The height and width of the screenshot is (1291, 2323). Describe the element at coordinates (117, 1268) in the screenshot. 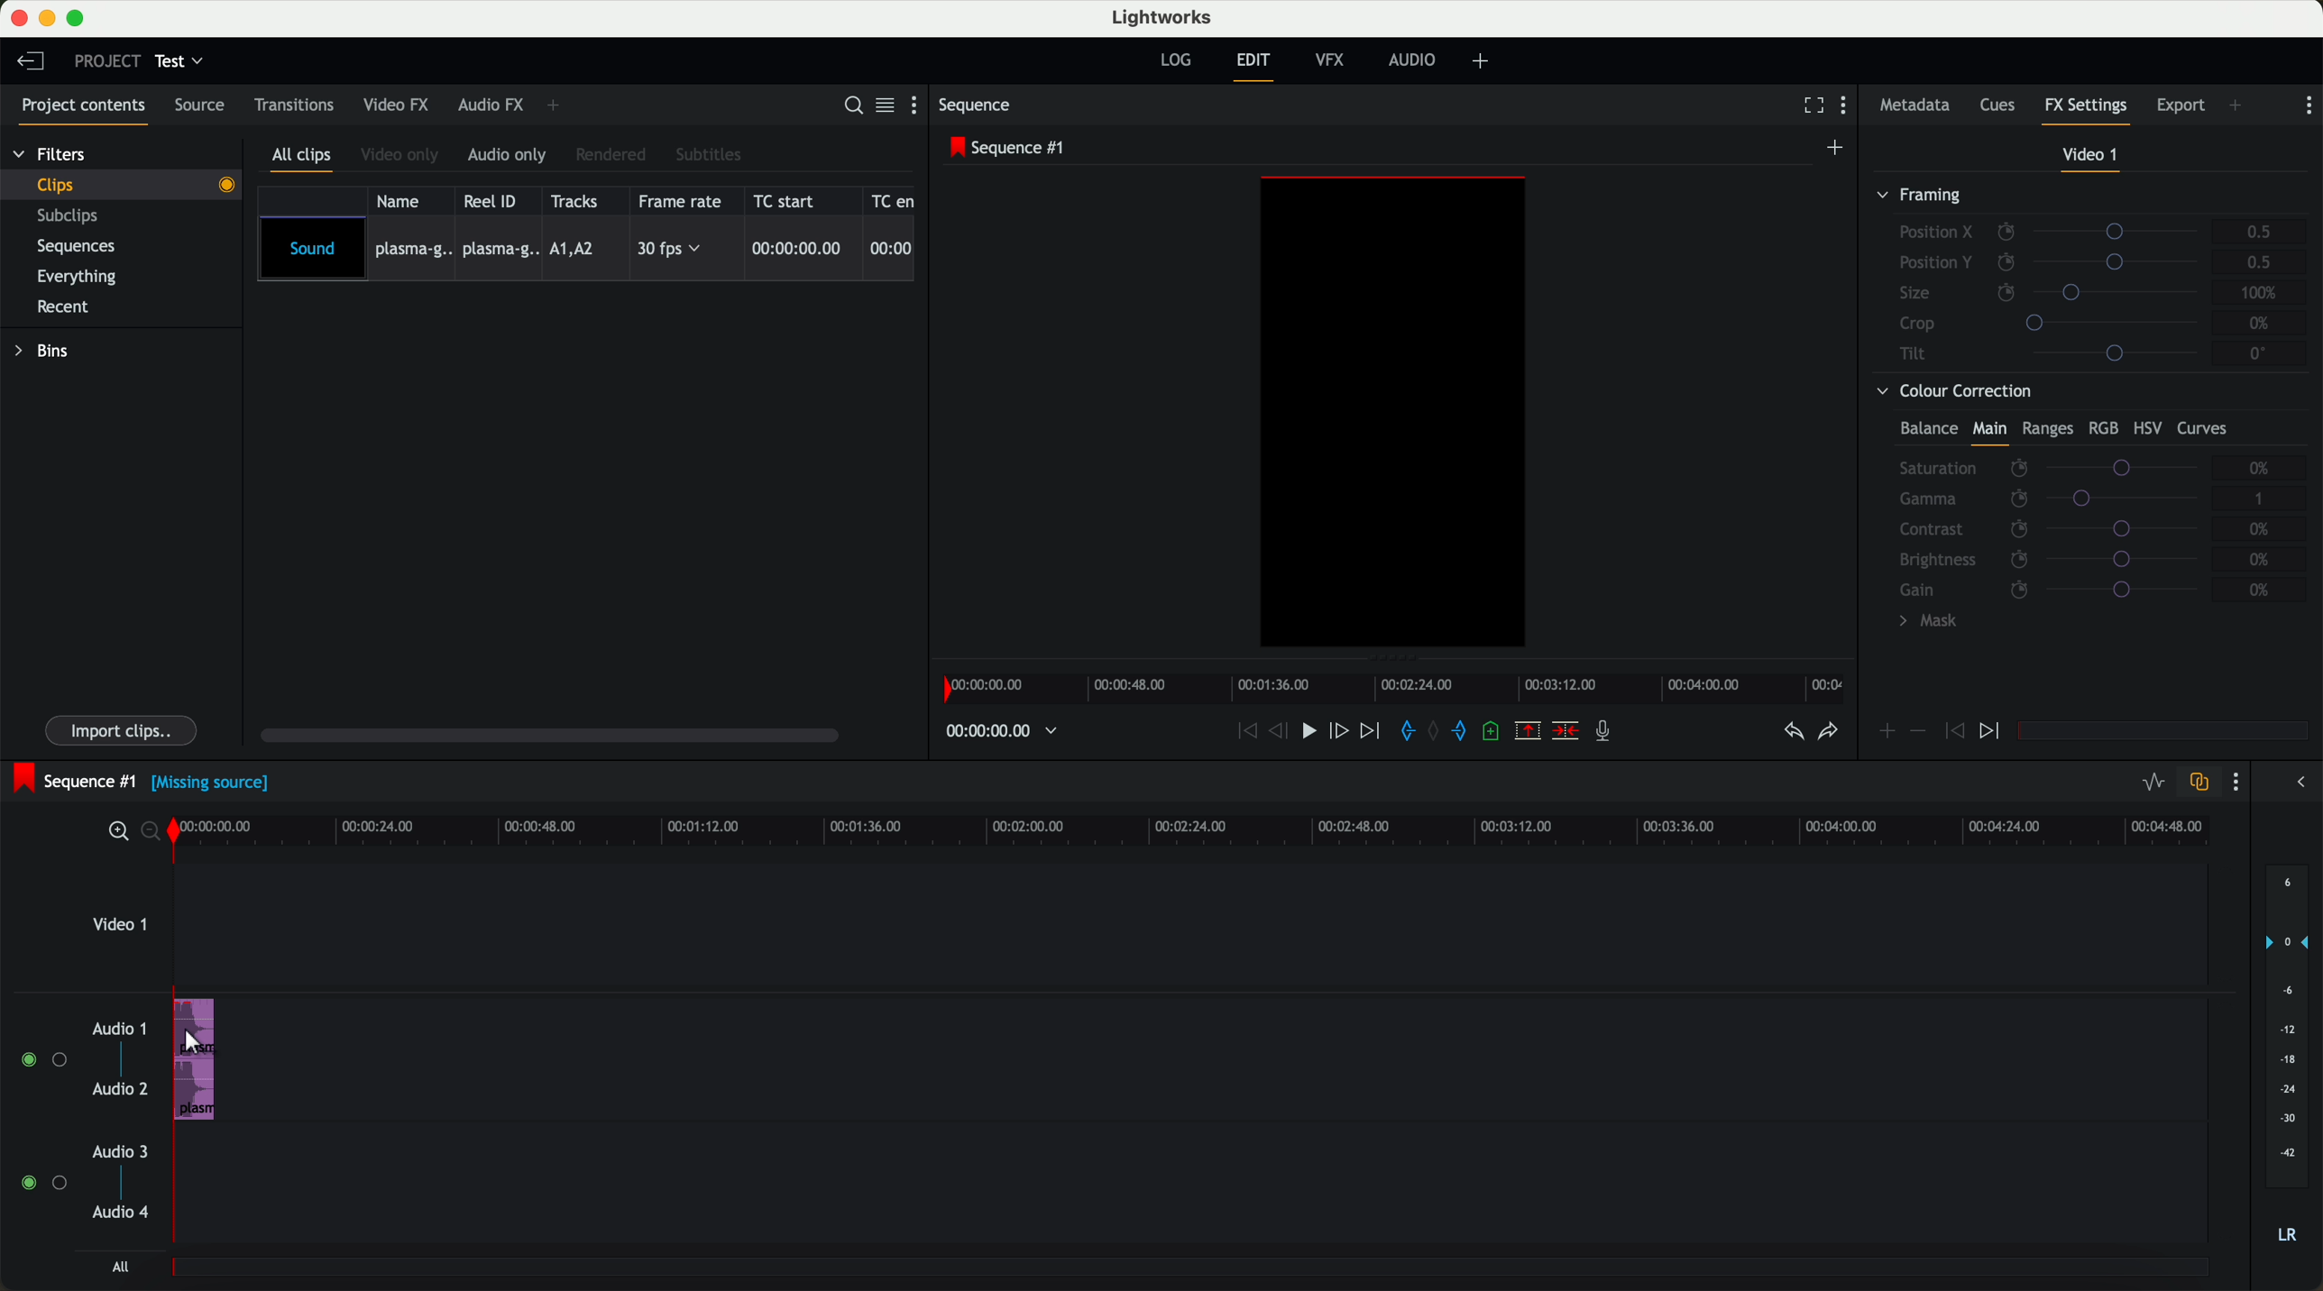

I see `all` at that location.